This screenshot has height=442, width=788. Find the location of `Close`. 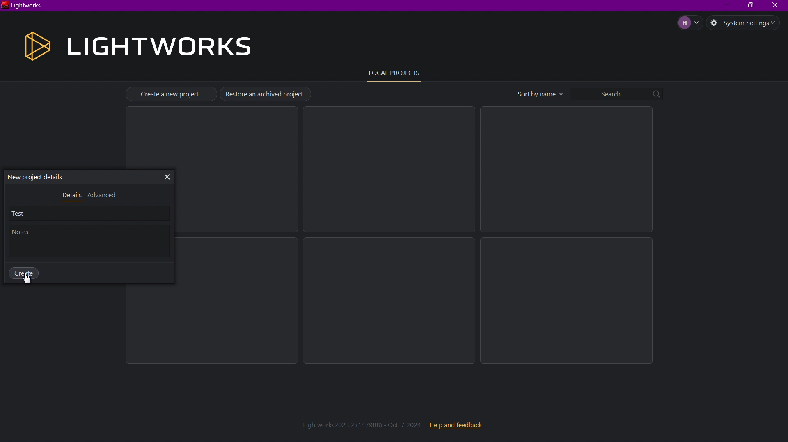

Close is located at coordinates (166, 178).